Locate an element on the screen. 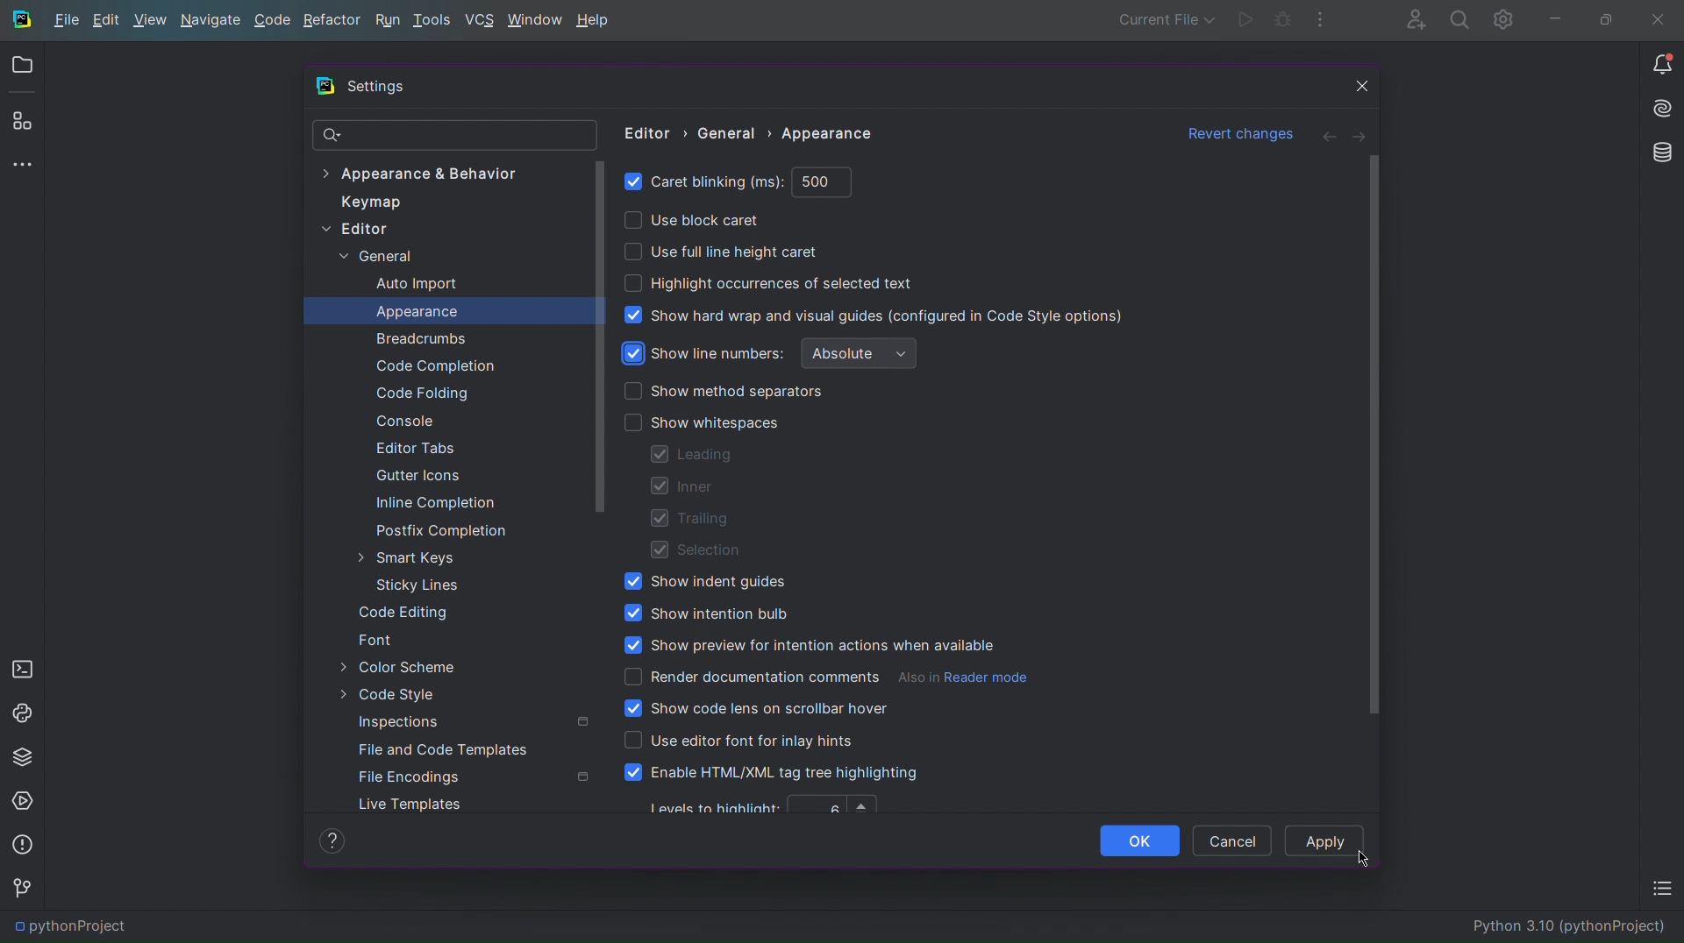  Python 3.10 (pythonProject) is located at coordinates (1578, 925).